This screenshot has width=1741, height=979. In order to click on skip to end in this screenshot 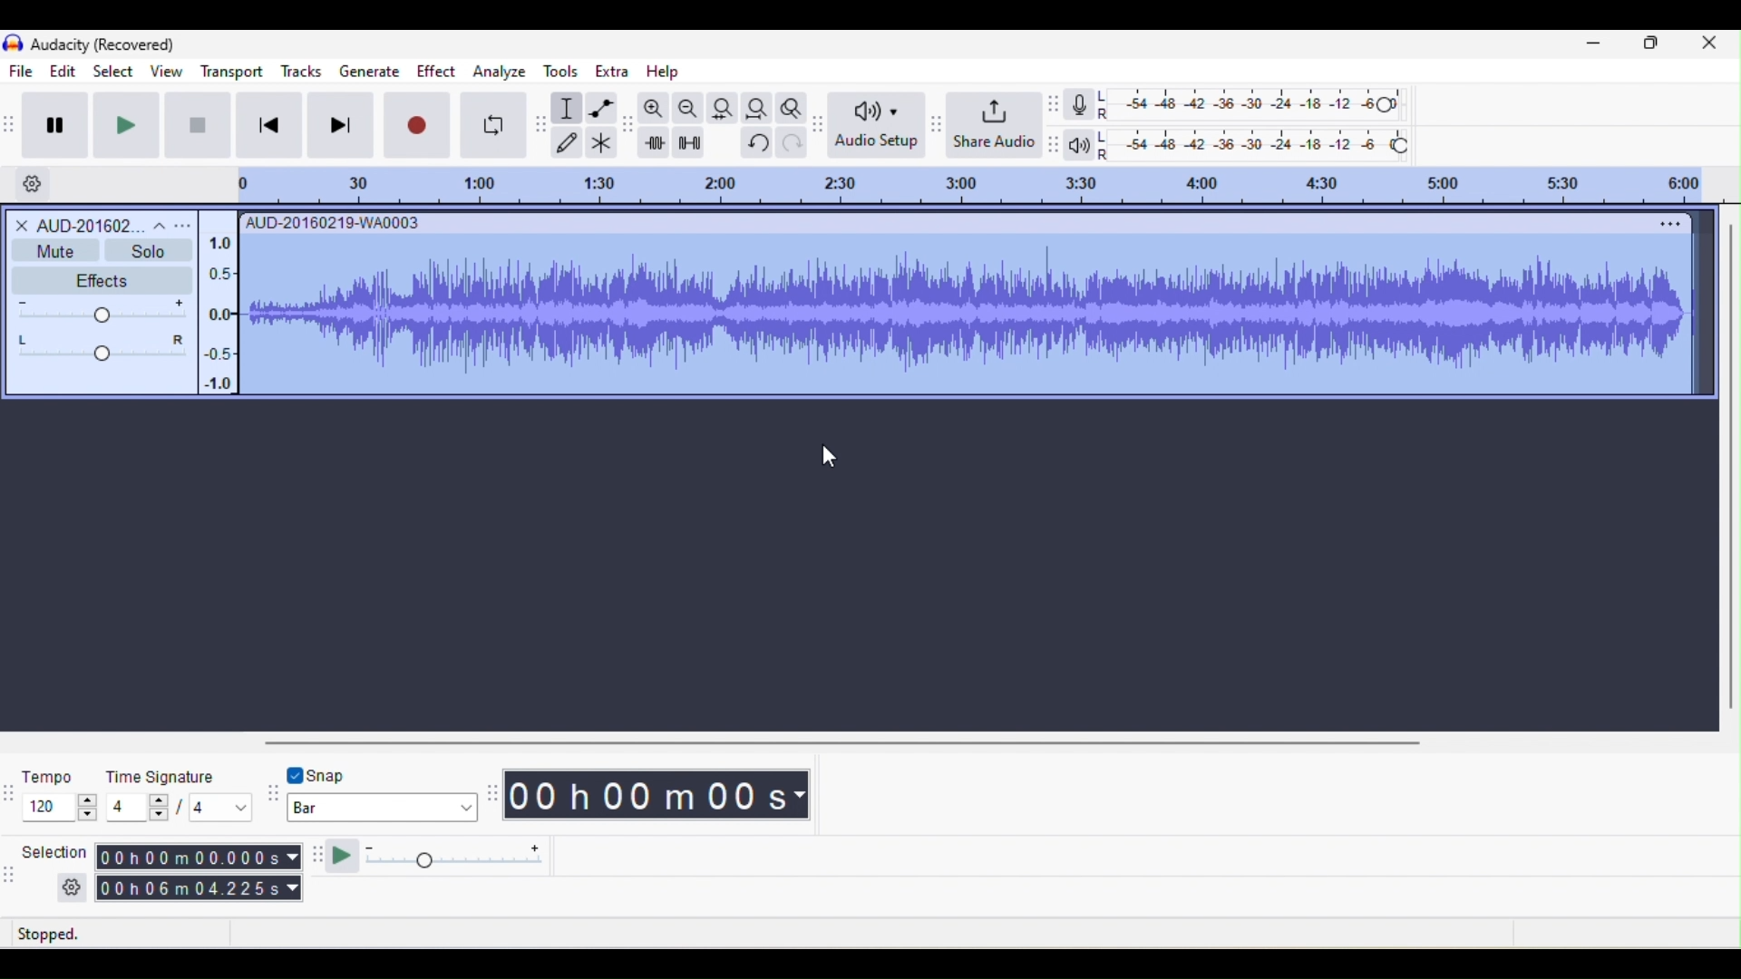, I will do `click(344, 128)`.